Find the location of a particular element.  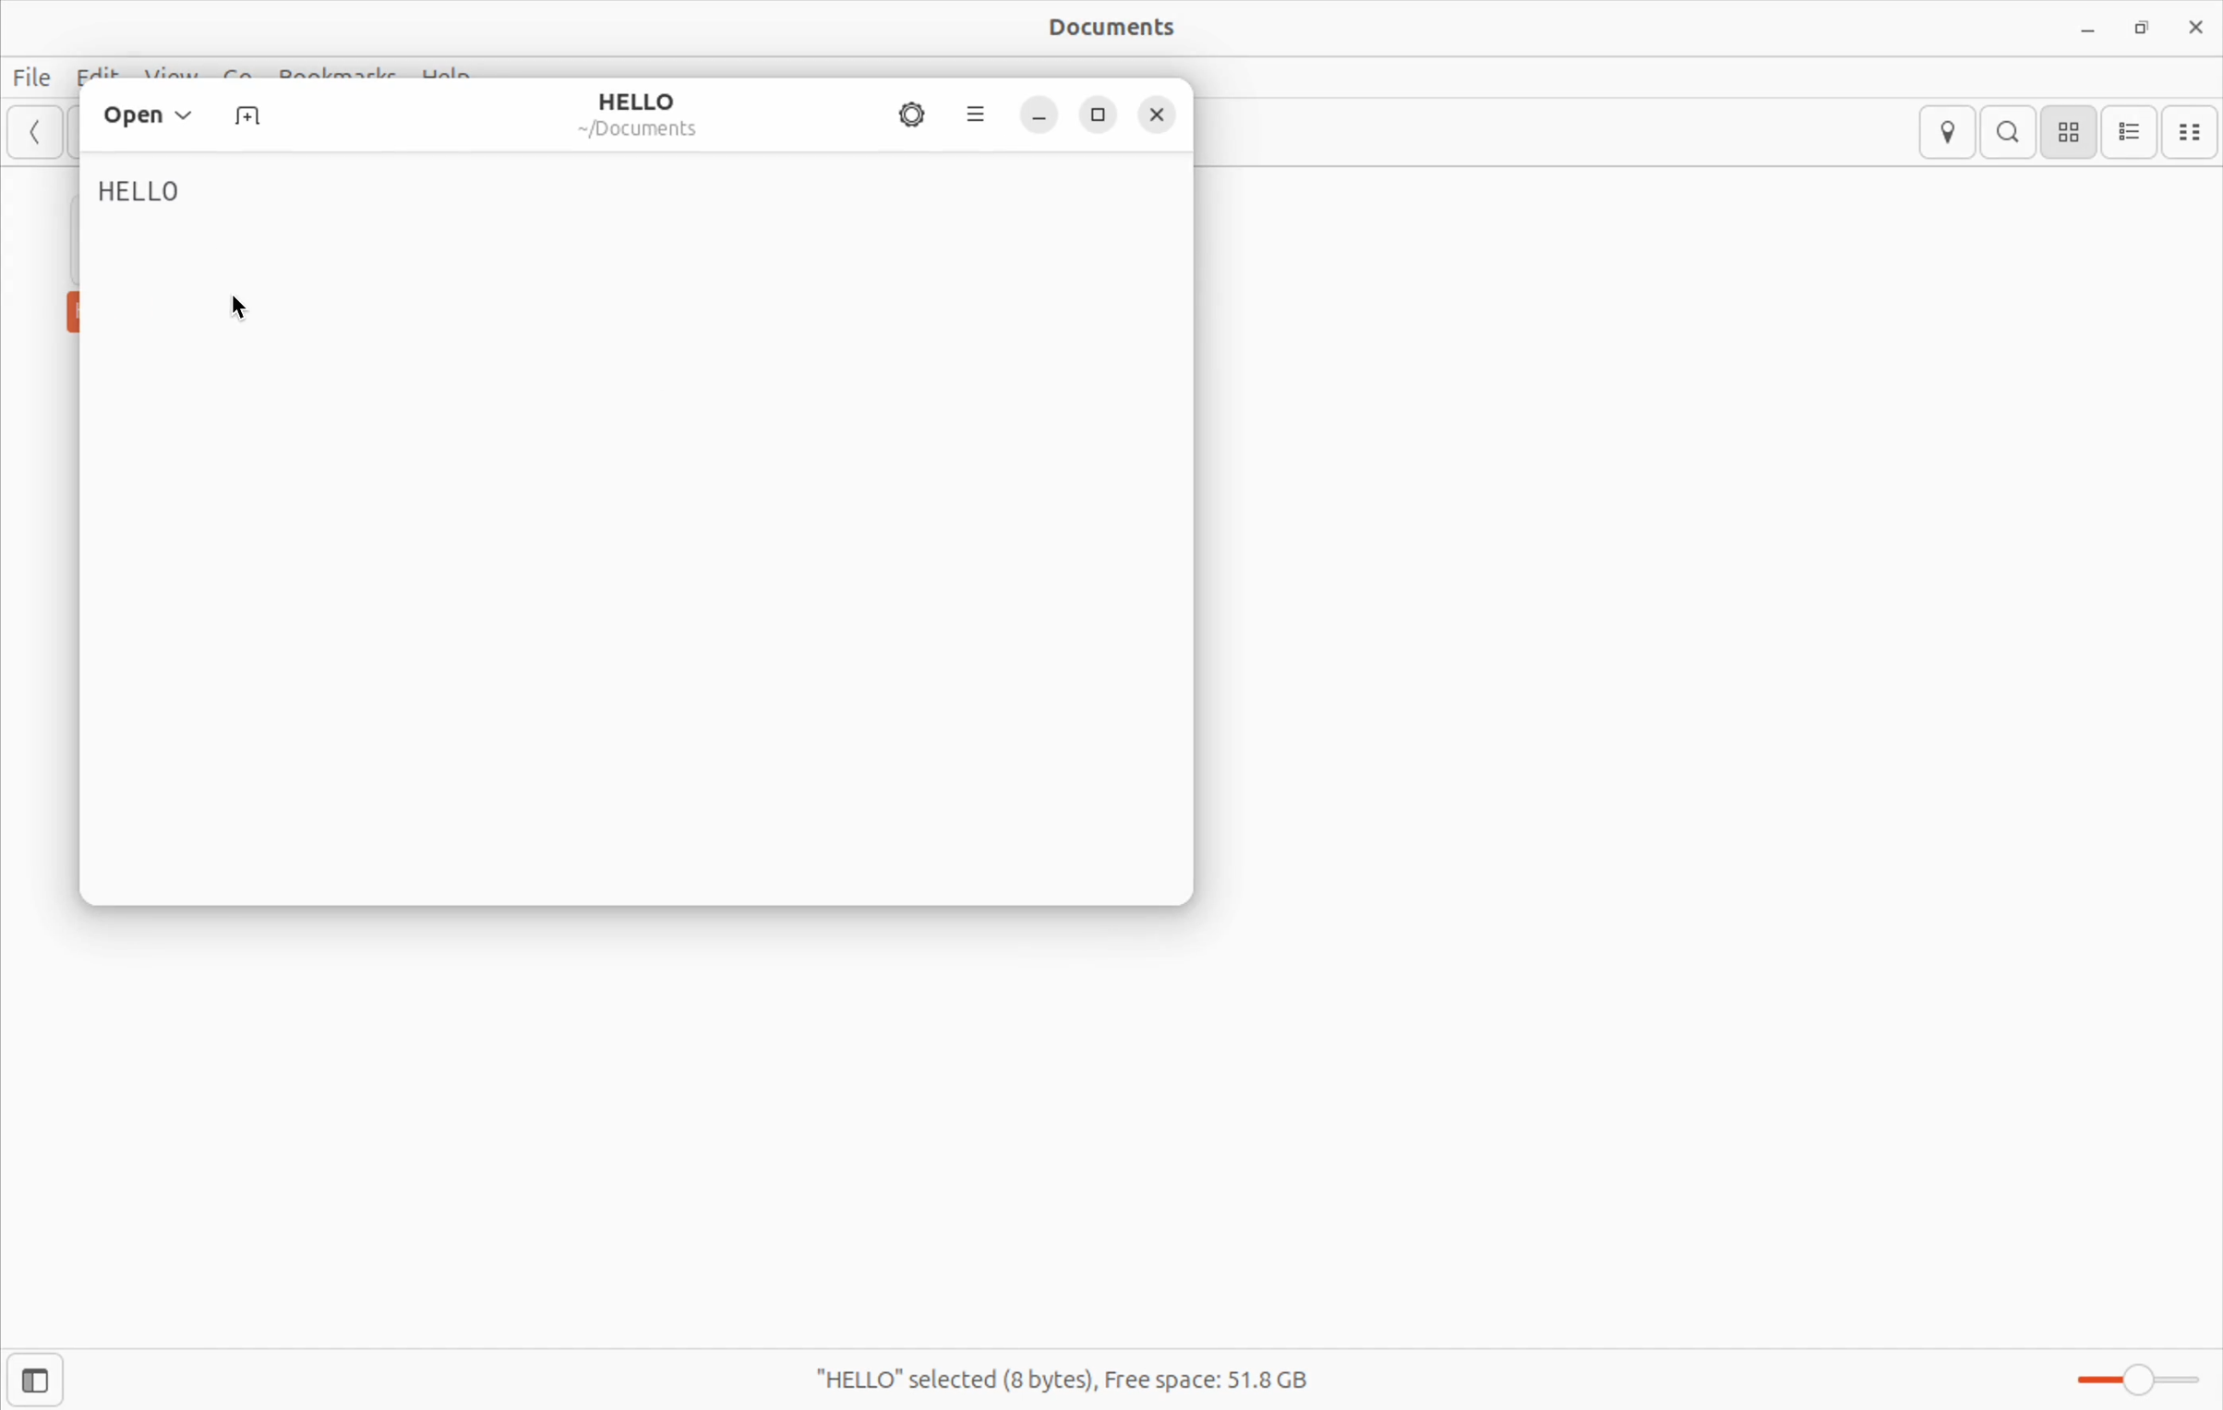

close is located at coordinates (1160, 112).